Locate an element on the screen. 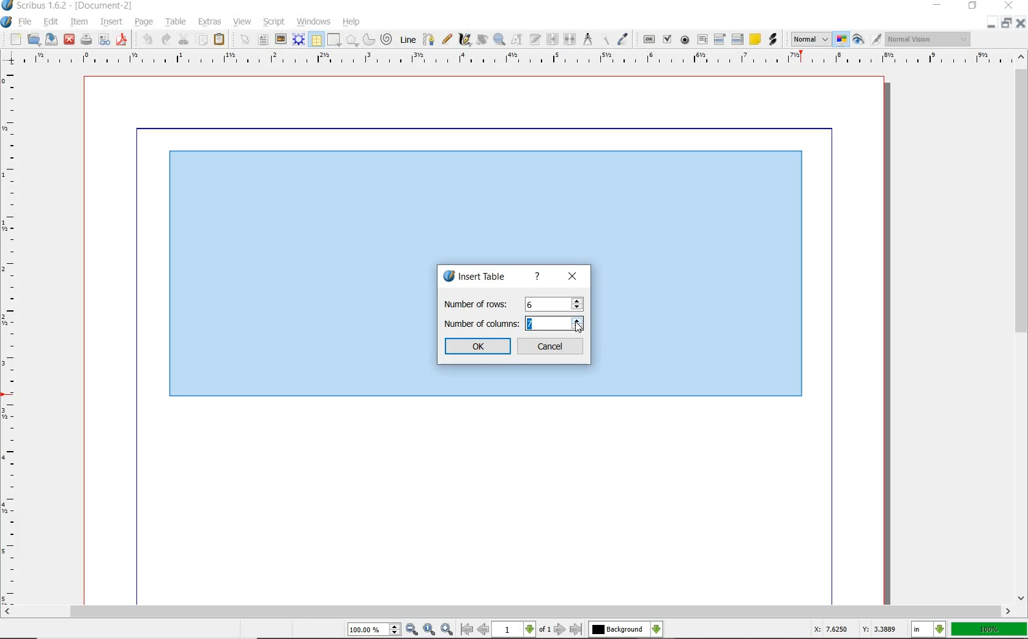 This screenshot has height=639, width=1028. Number of columns: is located at coordinates (480, 324).